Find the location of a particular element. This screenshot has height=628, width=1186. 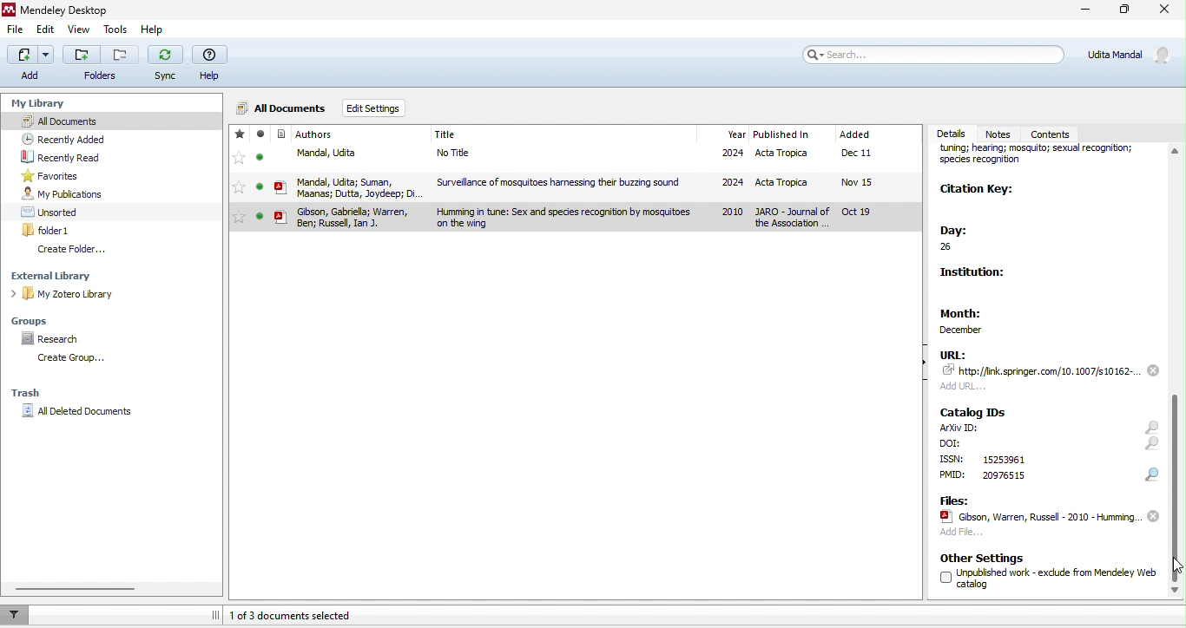

help is located at coordinates (213, 64).